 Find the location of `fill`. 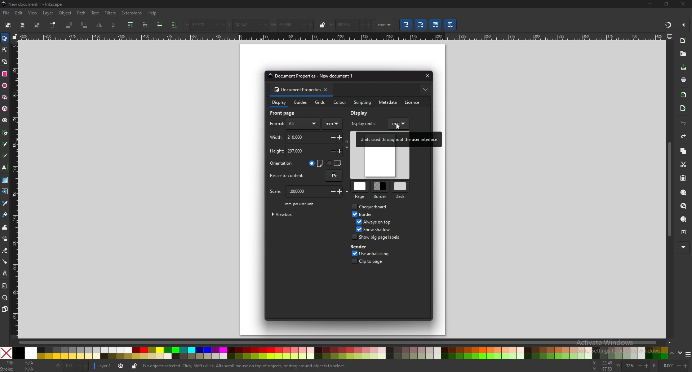

fill is located at coordinates (20, 363).